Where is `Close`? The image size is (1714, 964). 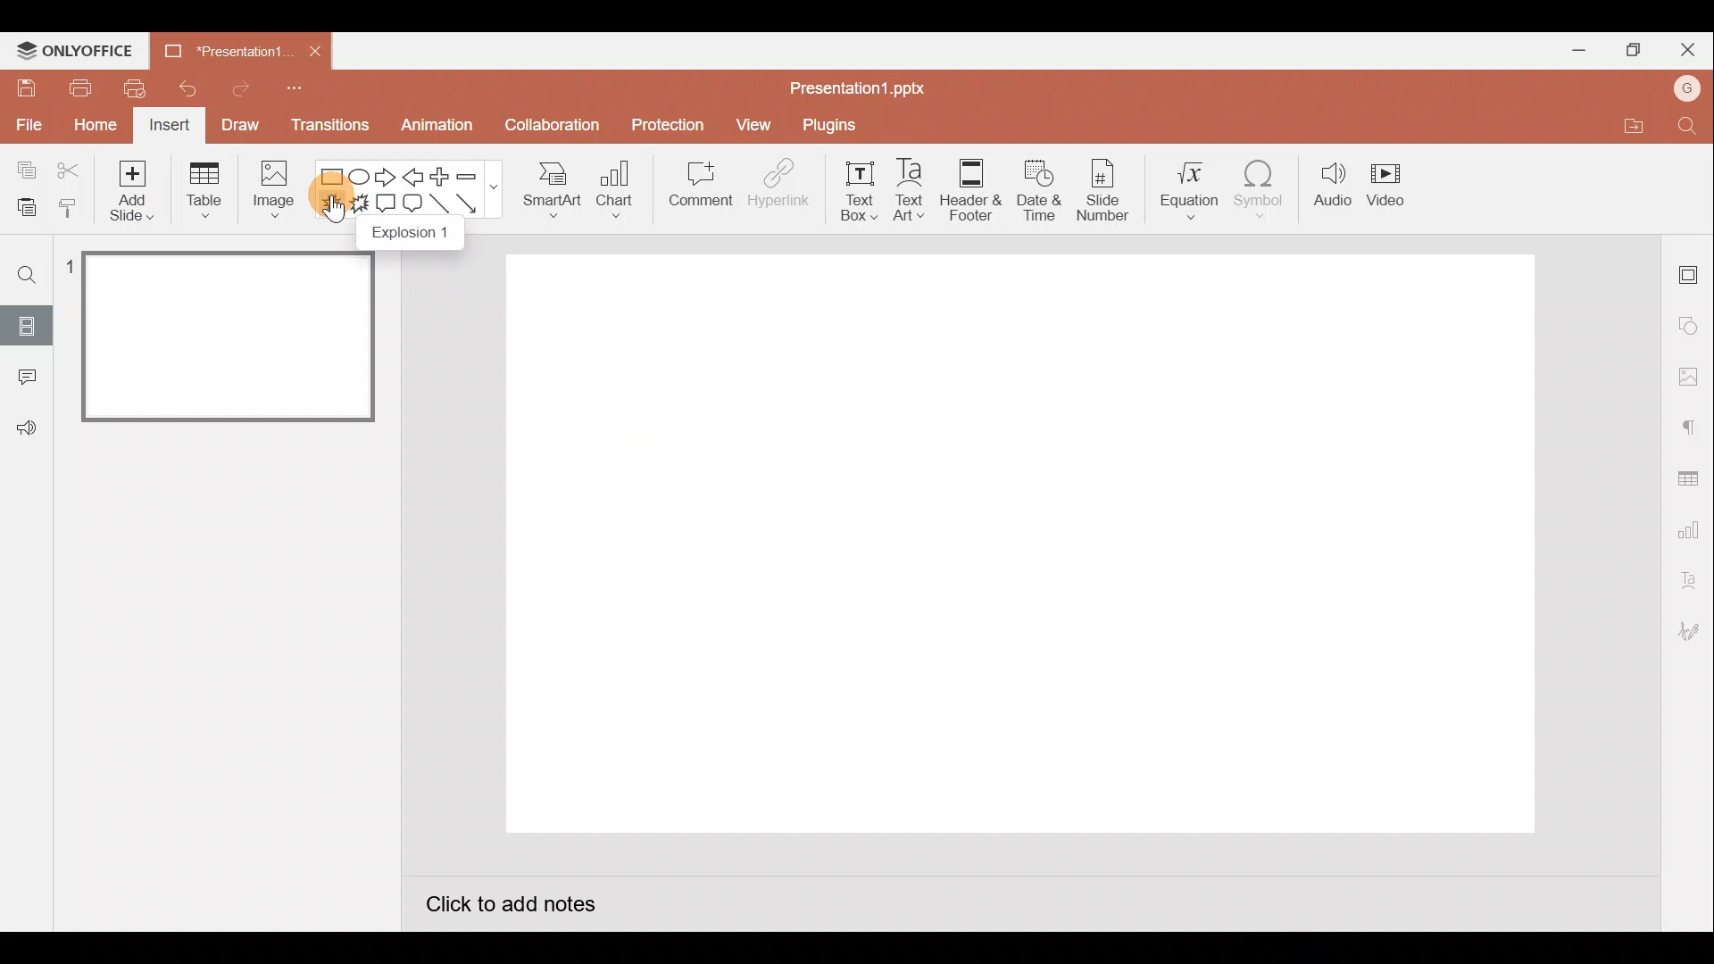
Close is located at coordinates (1687, 44).